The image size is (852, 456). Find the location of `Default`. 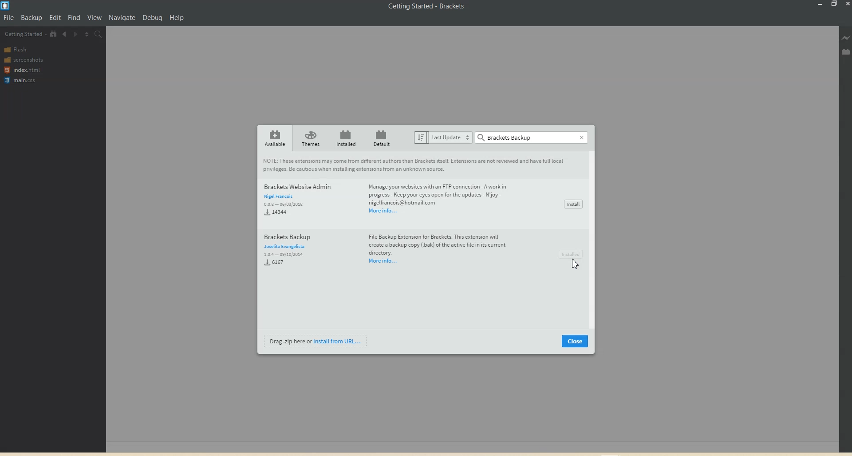

Default is located at coordinates (381, 138).